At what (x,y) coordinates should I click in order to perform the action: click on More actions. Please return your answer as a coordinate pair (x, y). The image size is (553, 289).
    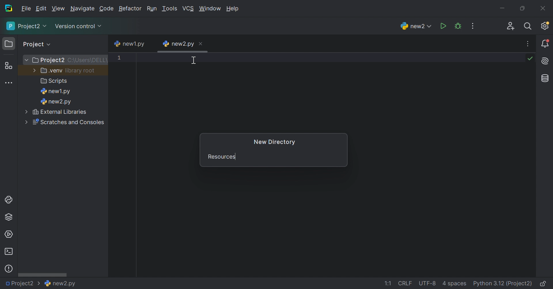
    Looking at the image, I should click on (472, 26).